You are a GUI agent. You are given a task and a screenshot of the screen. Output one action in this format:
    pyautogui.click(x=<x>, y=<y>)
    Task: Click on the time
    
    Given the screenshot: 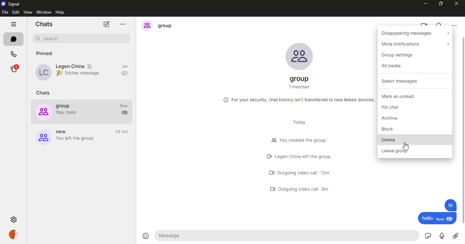 What is the action you would take?
    pyautogui.click(x=123, y=105)
    